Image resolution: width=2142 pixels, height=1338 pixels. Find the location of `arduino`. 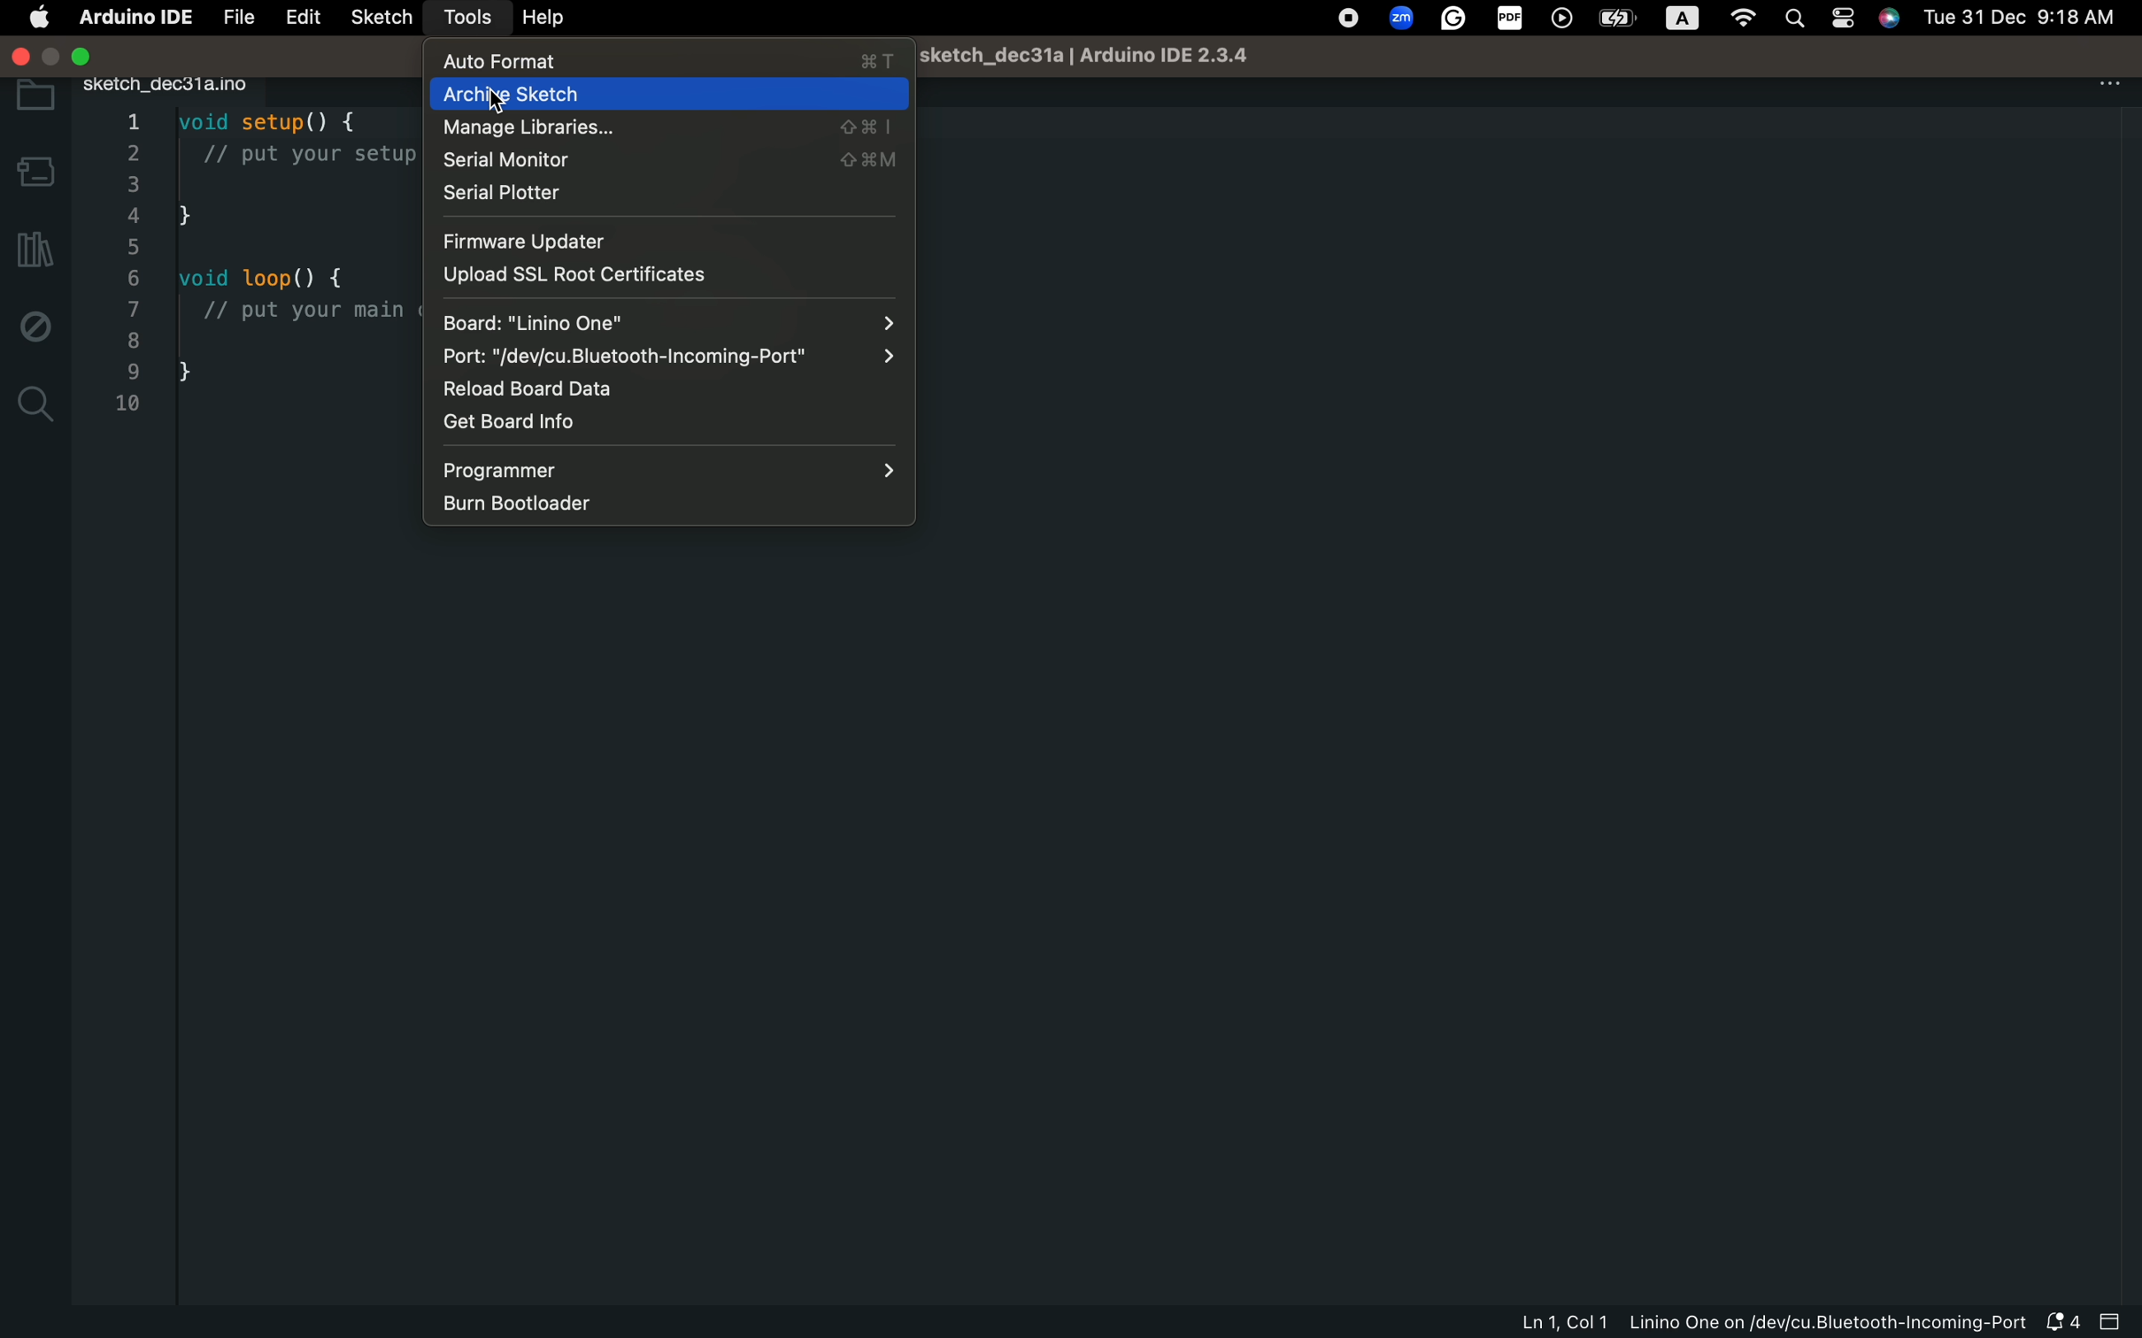

arduino is located at coordinates (132, 19).